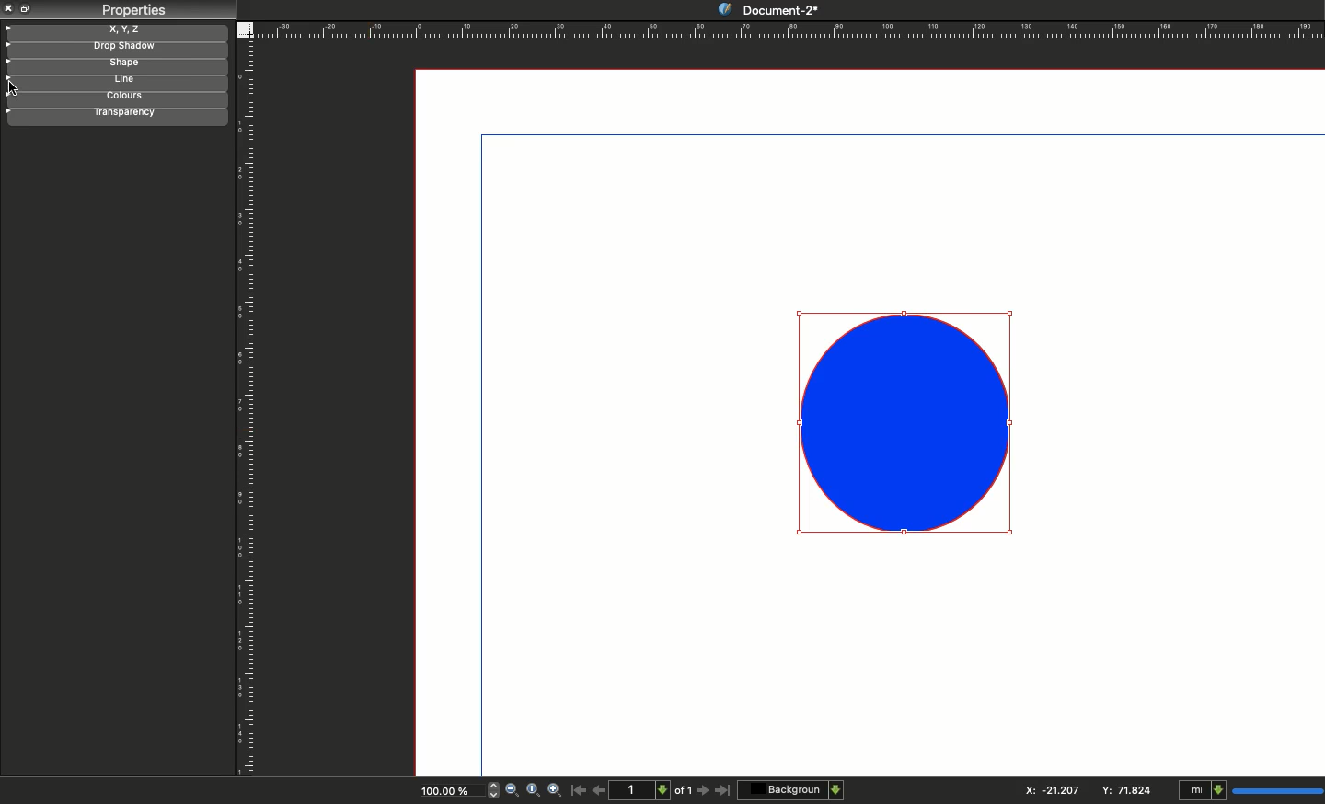  I want to click on zoom in and out, so click(490, 789).